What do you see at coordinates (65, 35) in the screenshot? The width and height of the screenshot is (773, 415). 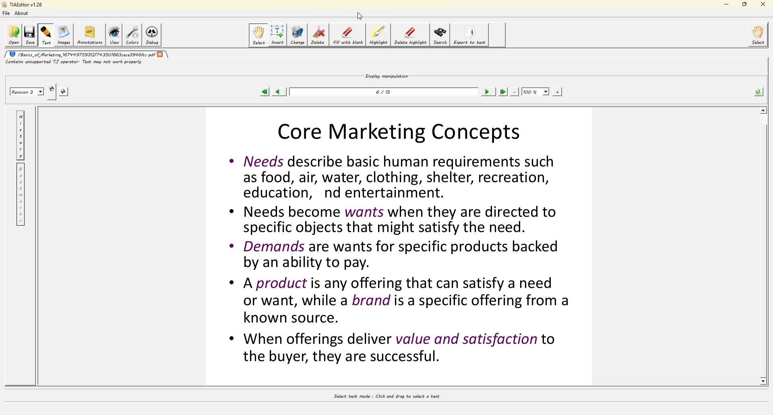 I see `images` at bounding box center [65, 35].